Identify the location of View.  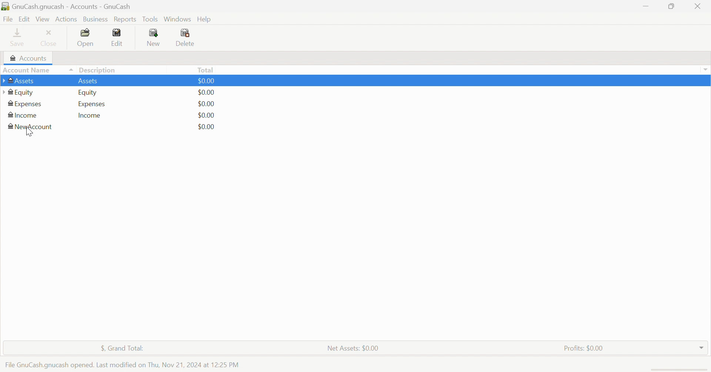
(43, 19).